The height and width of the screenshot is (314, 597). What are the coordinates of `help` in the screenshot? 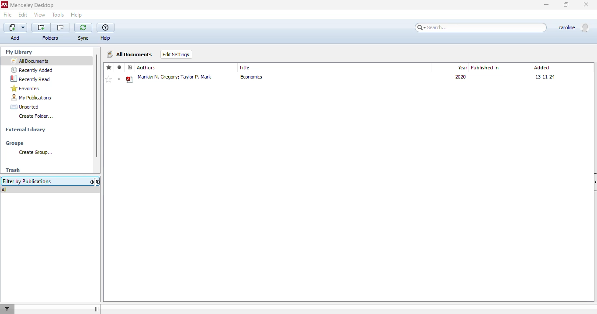 It's located at (76, 14).